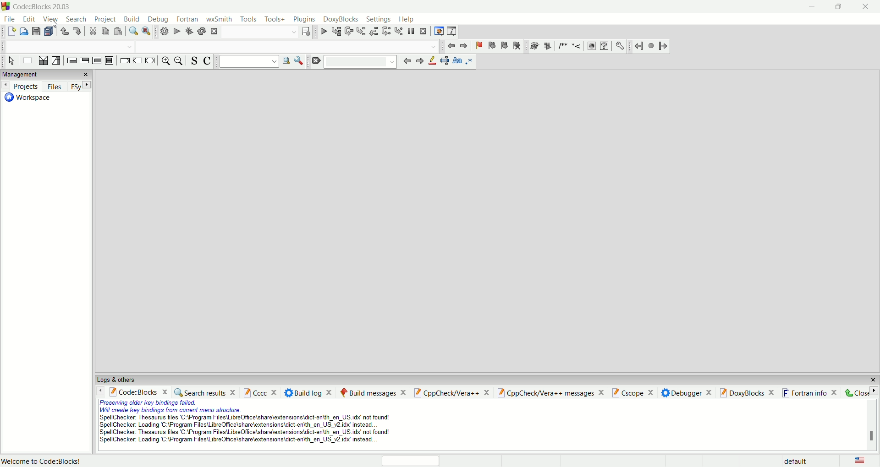  I want to click on close, so click(873, 380).